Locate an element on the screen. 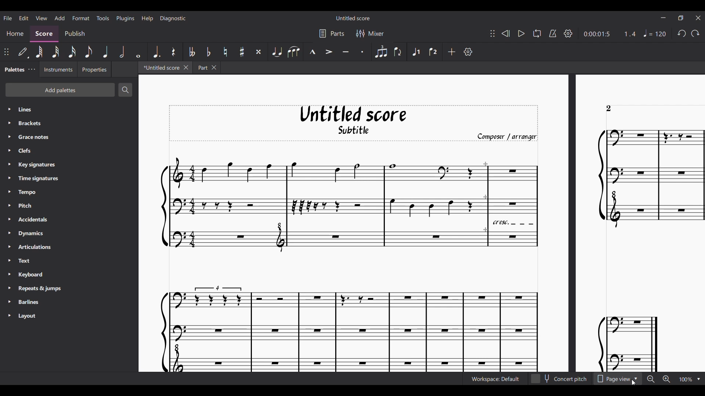 The height and width of the screenshot is (396, 705). Minimize is located at coordinates (663, 18).